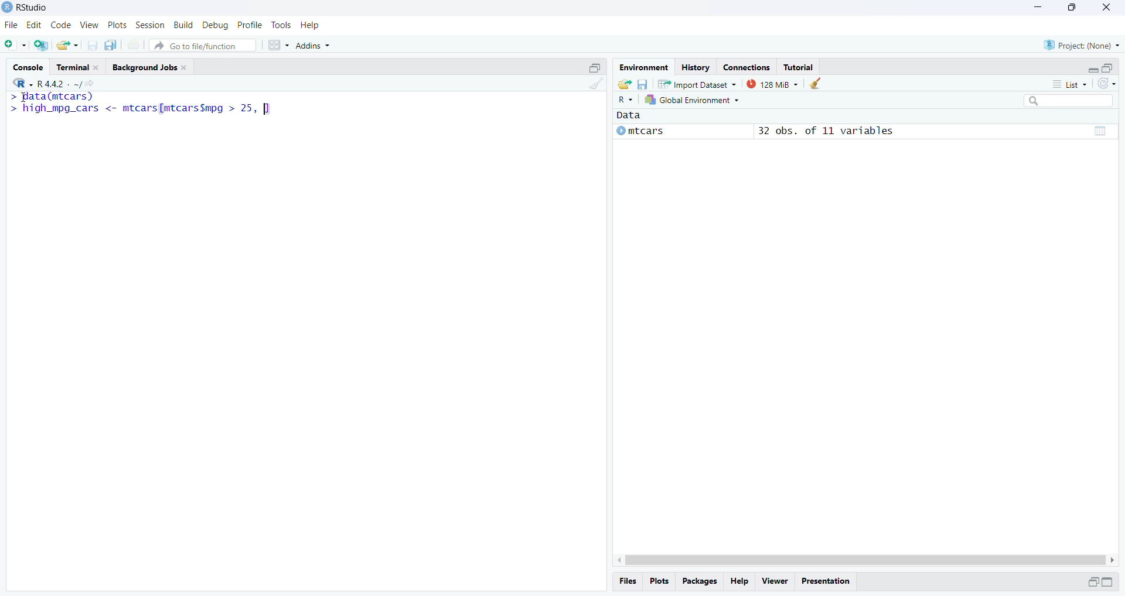  What do you see at coordinates (28, 66) in the screenshot?
I see `Console` at bounding box center [28, 66].